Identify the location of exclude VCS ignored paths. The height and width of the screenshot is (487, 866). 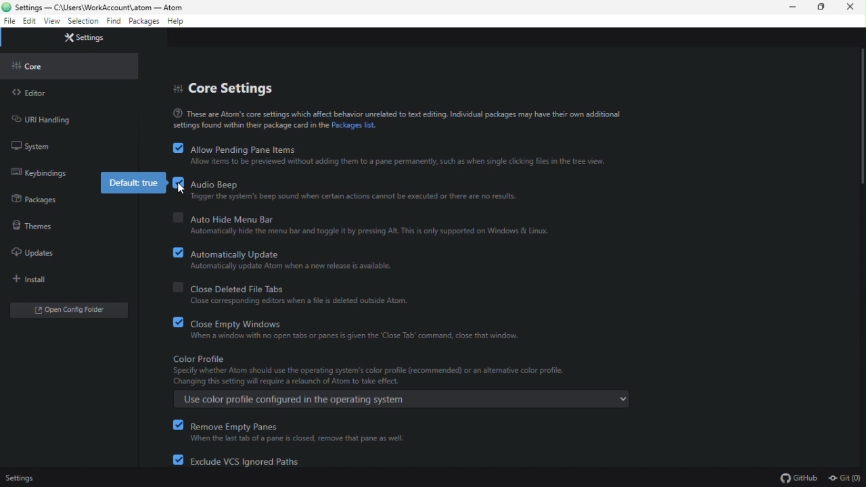
(249, 461).